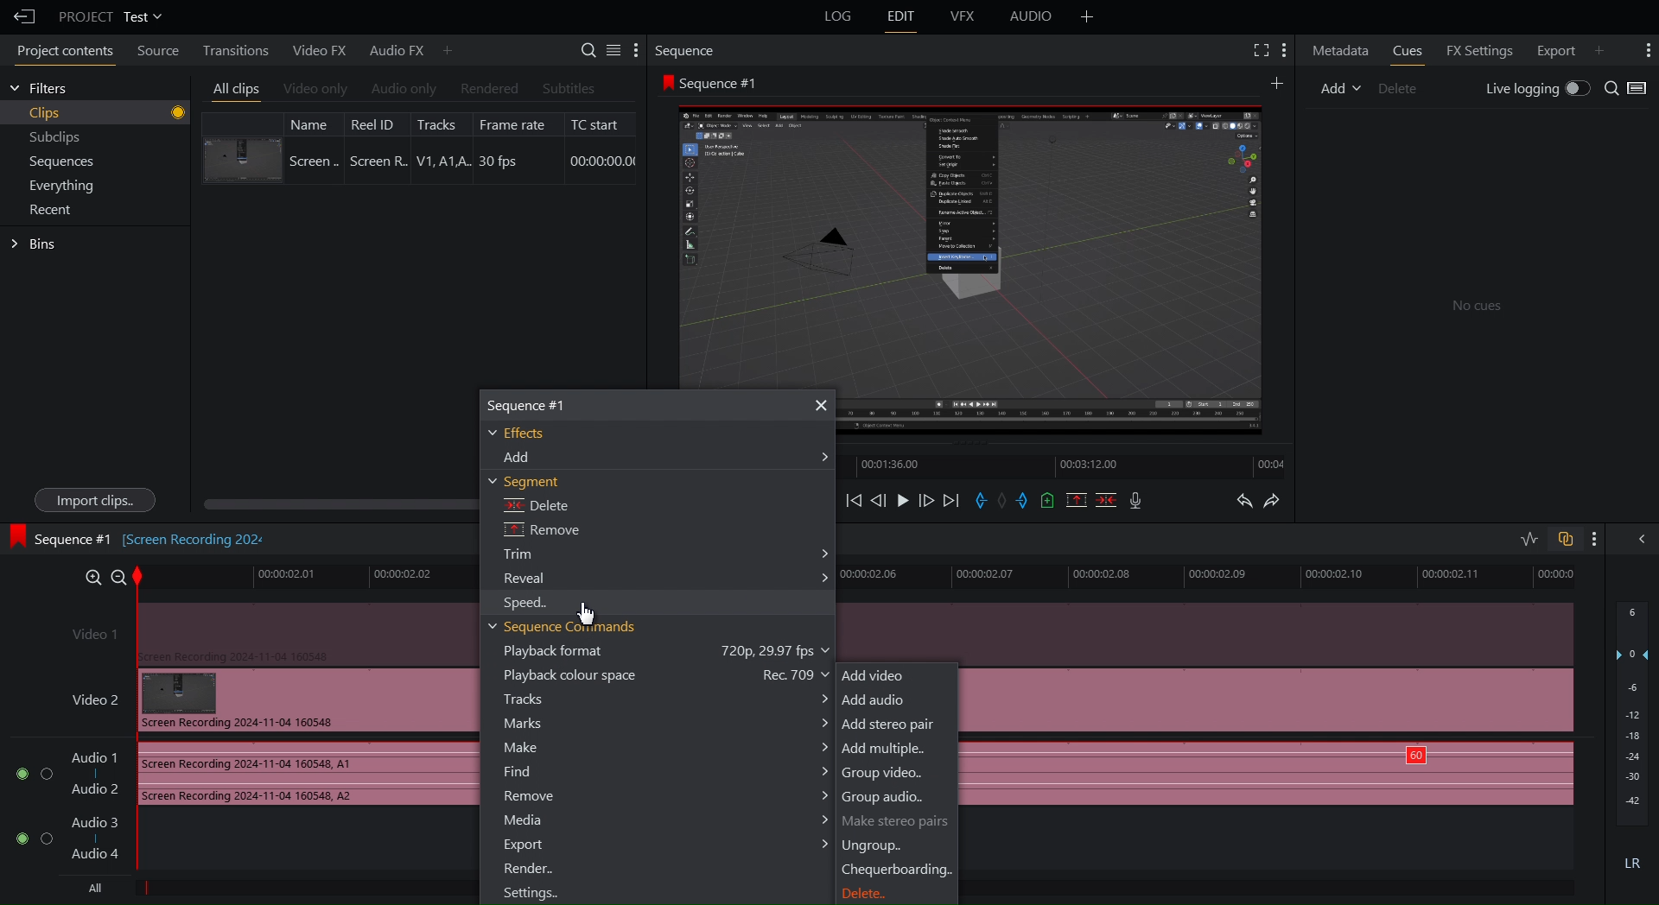 Image resolution: width=1659 pixels, height=905 pixels. What do you see at coordinates (531, 894) in the screenshot?
I see `Settings` at bounding box center [531, 894].